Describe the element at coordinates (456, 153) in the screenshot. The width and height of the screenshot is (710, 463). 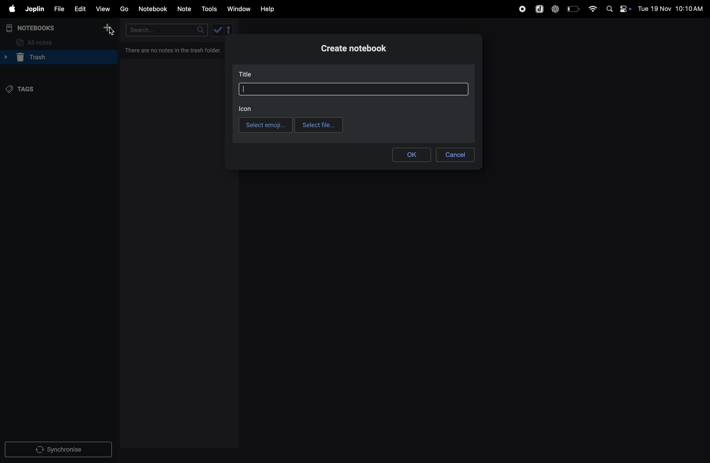
I see `cancel` at that location.